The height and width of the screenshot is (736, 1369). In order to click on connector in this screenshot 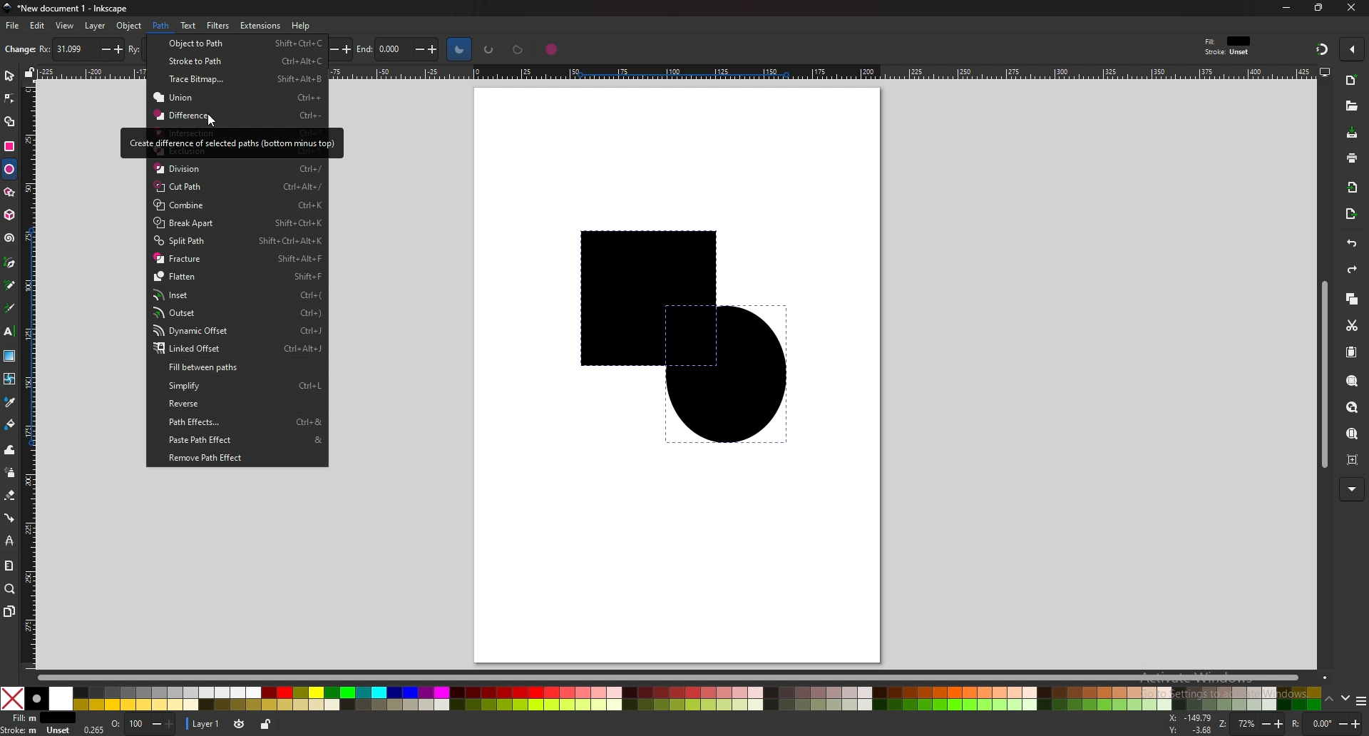, I will do `click(11, 517)`.